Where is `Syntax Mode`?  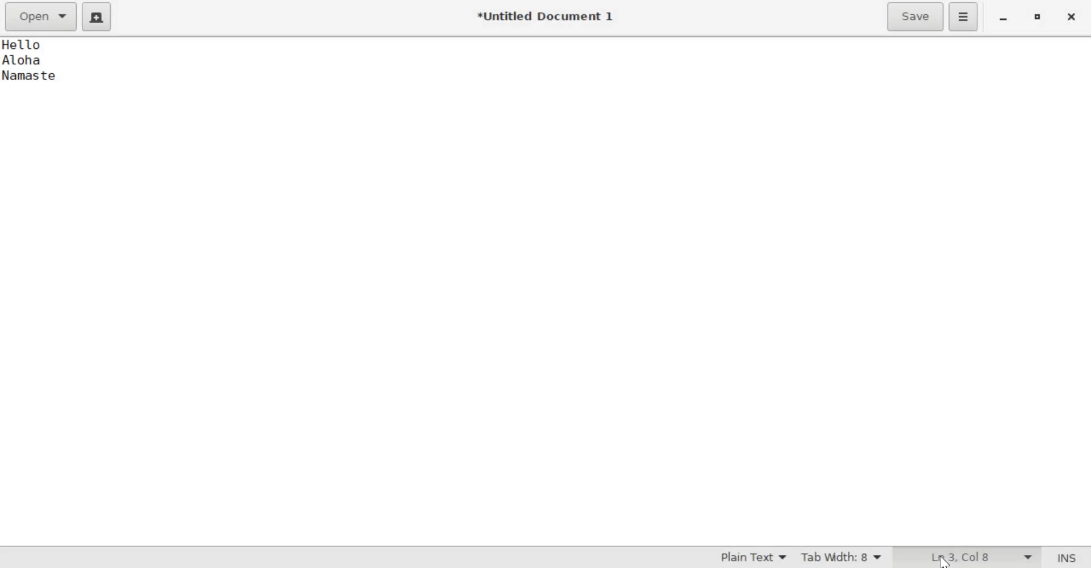
Syntax Mode is located at coordinates (746, 557).